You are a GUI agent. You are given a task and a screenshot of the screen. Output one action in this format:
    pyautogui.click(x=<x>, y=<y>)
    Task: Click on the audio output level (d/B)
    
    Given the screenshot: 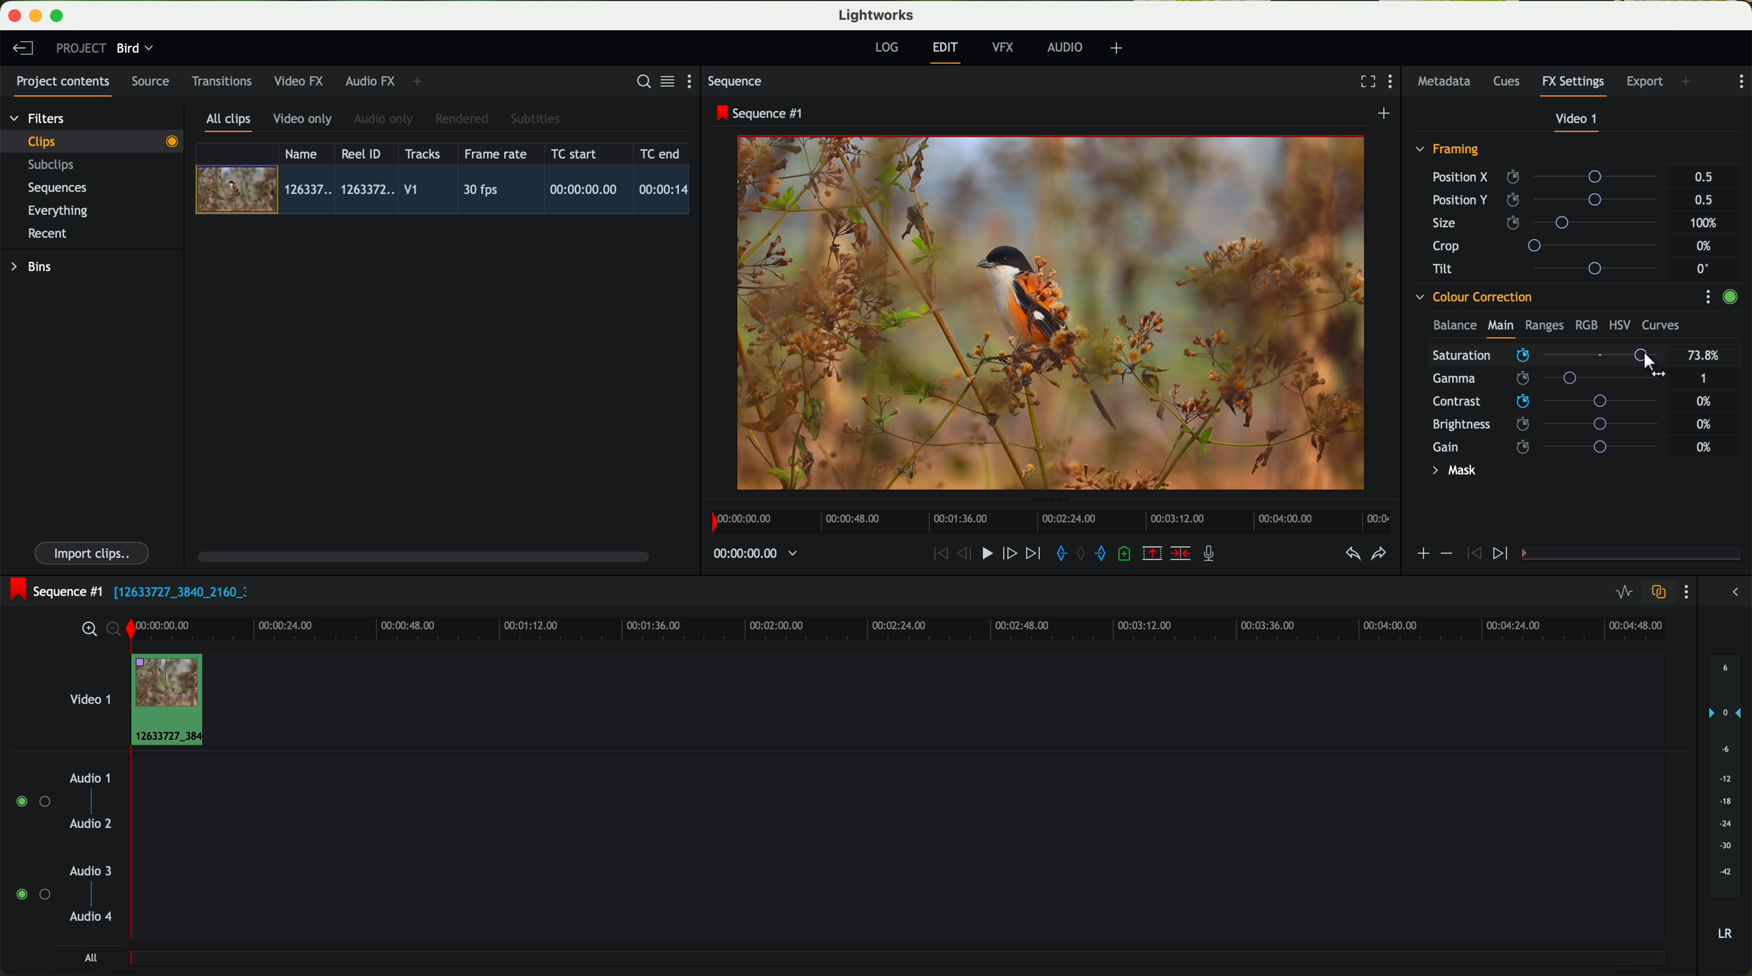 What is the action you would take?
    pyautogui.click(x=1725, y=802)
    